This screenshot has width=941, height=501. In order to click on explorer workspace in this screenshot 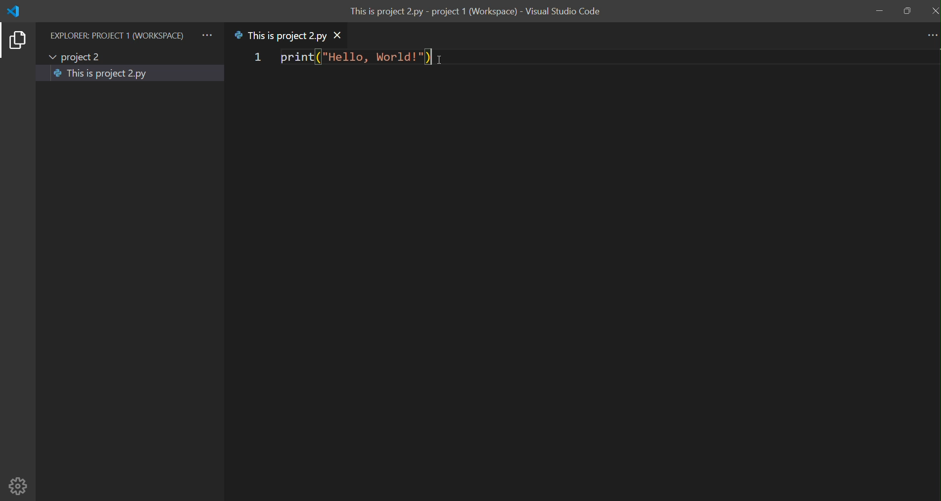, I will do `click(117, 35)`.